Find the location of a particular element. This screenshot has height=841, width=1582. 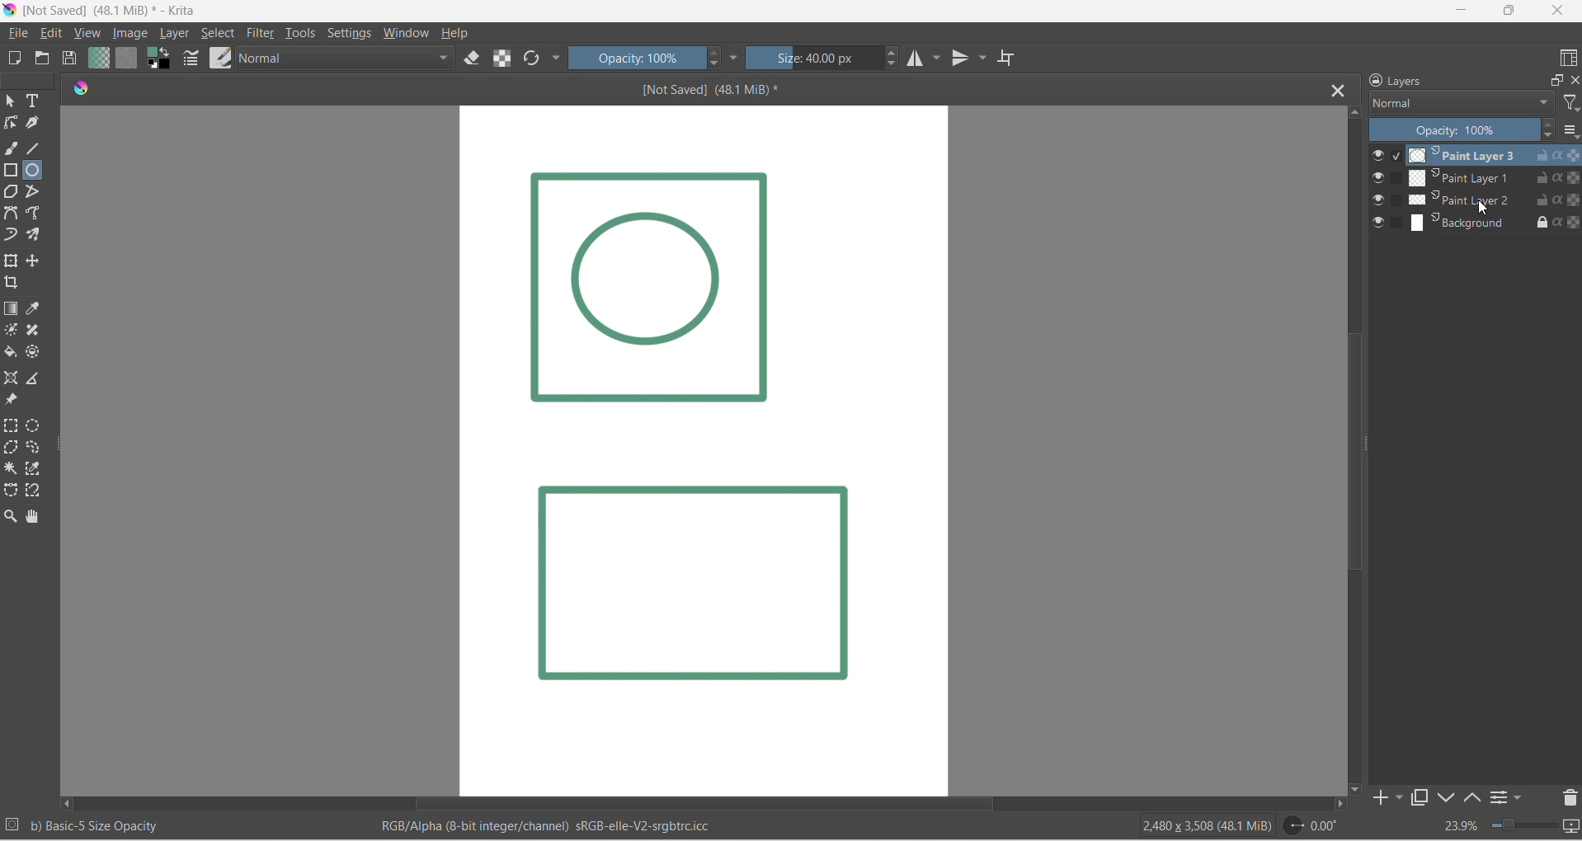

size is located at coordinates (815, 57).